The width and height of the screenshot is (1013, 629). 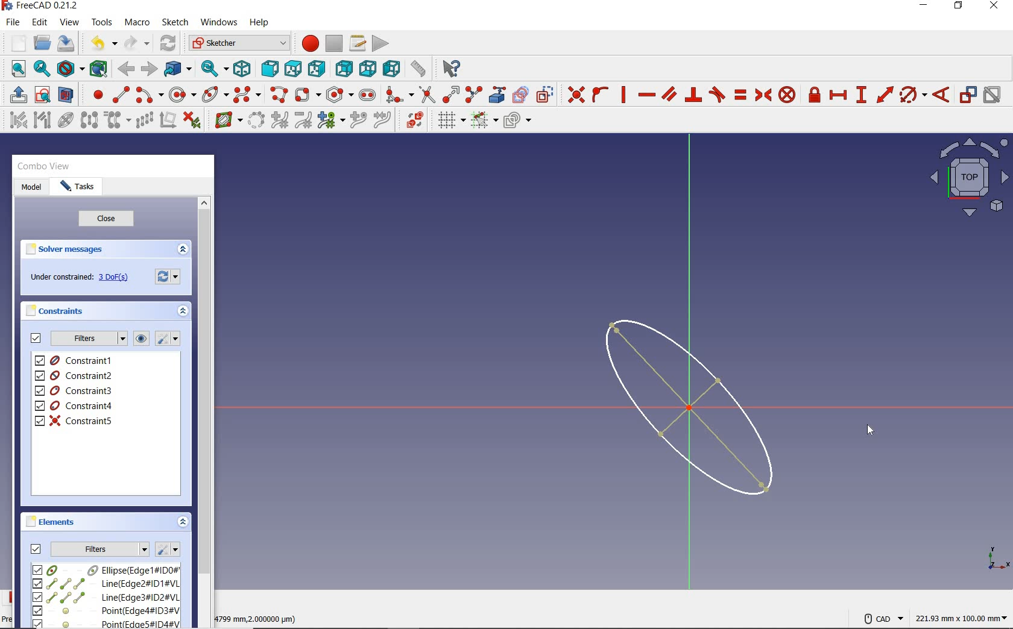 What do you see at coordinates (451, 93) in the screenshot?
I see `extend edge` at bounding box center [451, 93].